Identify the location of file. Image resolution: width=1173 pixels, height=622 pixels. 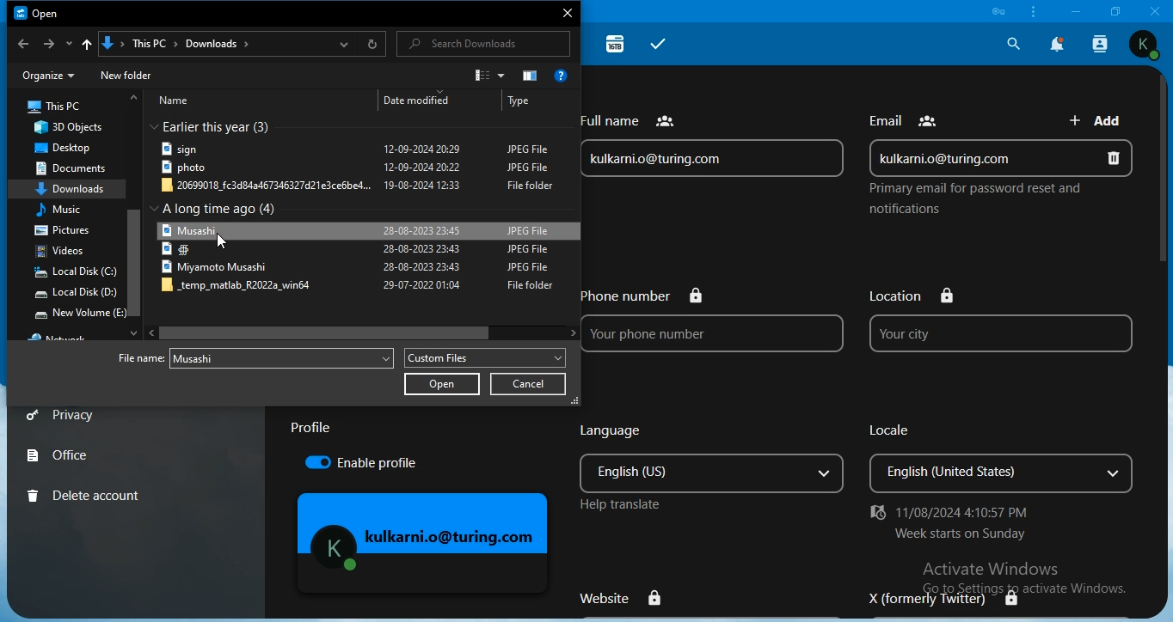
(355, 150).